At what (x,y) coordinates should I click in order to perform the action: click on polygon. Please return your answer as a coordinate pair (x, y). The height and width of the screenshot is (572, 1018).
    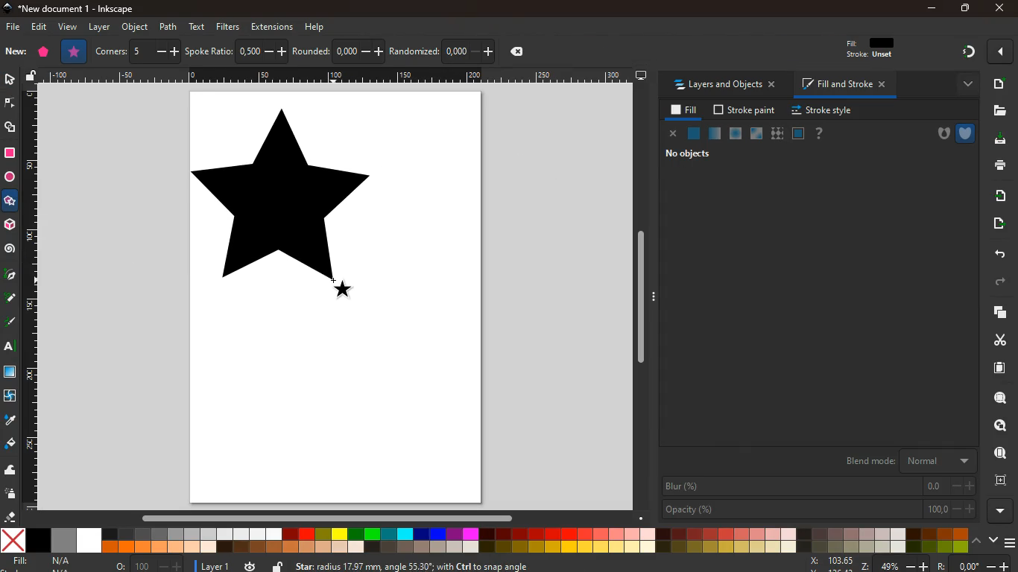
    Looking at the image, I should click on (44, 53).